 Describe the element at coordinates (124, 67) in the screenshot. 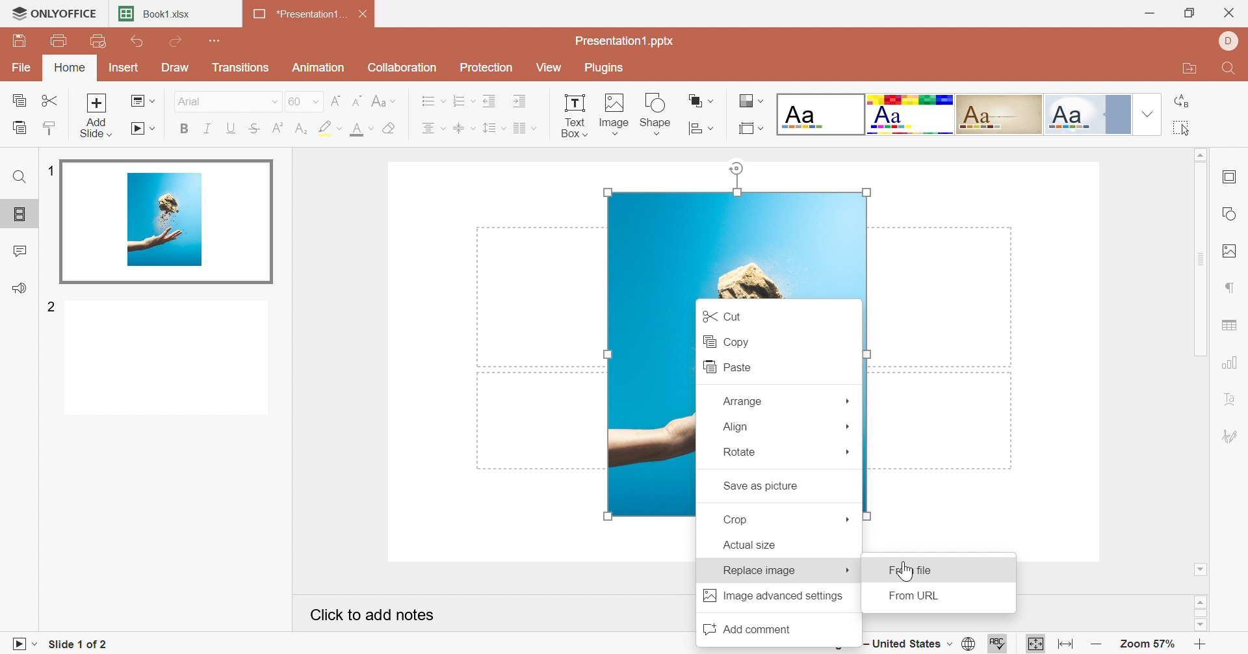

I see `Insert` at that location.